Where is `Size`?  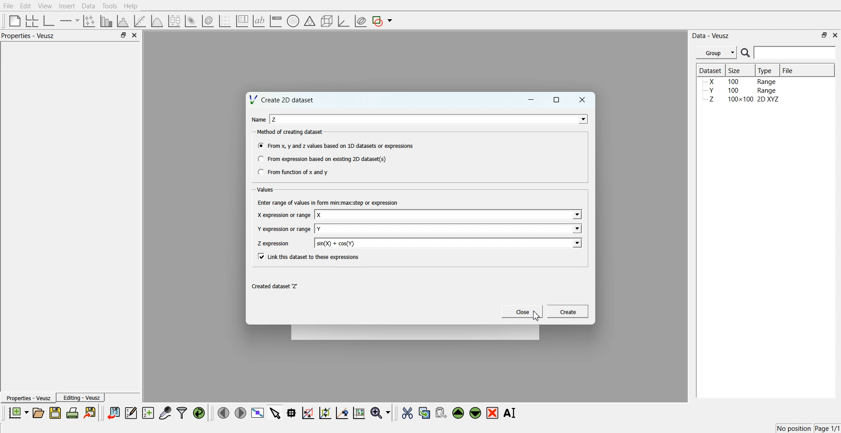
Size is located at coordinates (736, 70).